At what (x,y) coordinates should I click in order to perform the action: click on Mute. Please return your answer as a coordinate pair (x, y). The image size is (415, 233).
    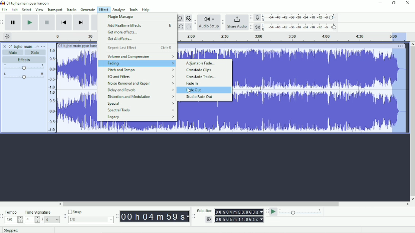
    Looking at the image, I should click on (13, 53).